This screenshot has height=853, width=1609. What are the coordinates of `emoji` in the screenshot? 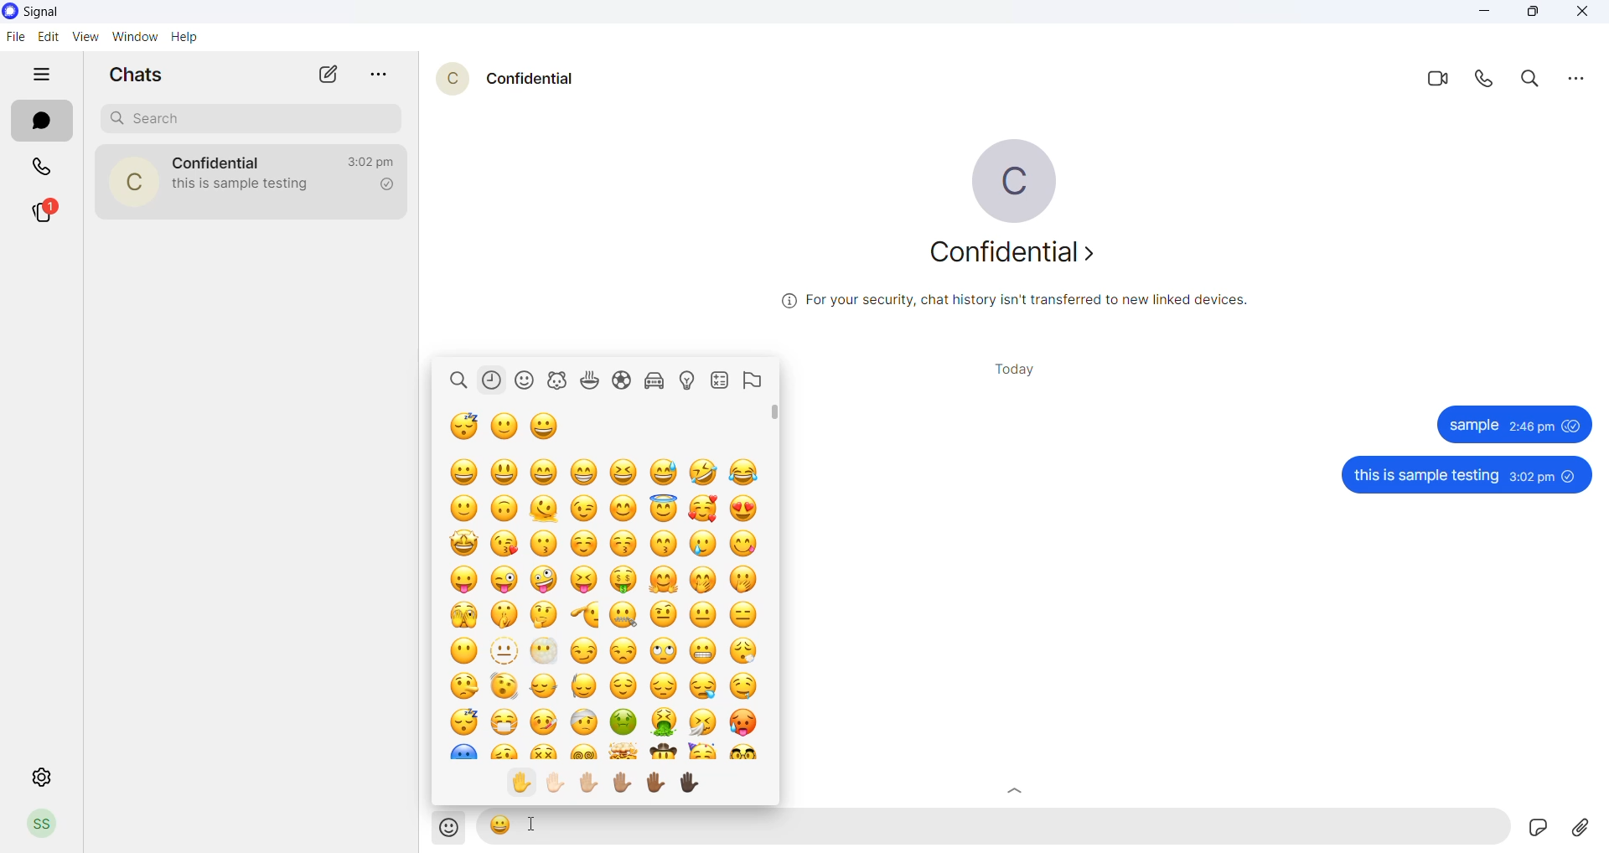 It's located at (501, 825).